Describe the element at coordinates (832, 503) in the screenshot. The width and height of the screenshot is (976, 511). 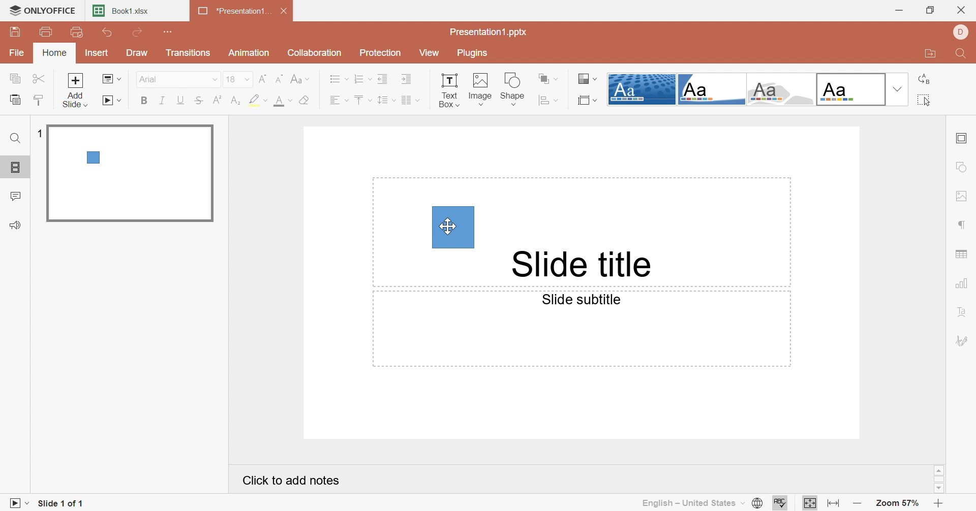
I see `Fit to width` at that location.